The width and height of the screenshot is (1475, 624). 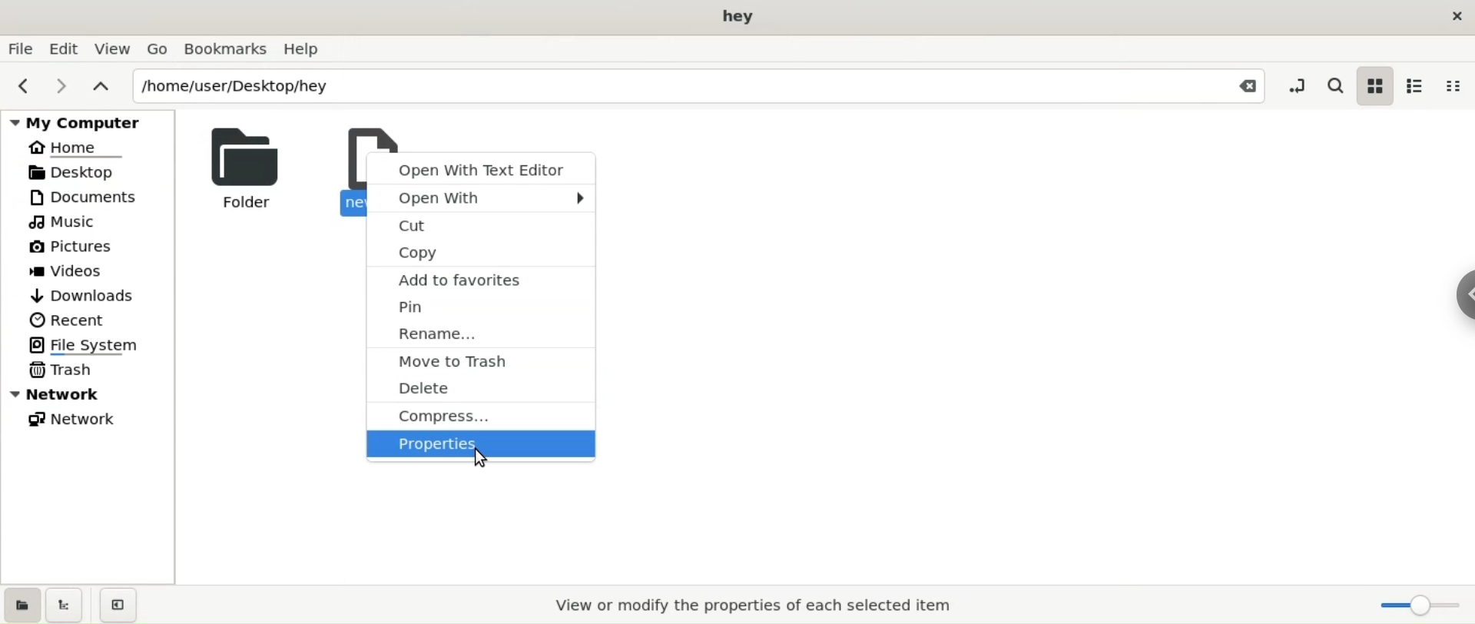 I want to click on Home, so click(x=91, y=148).